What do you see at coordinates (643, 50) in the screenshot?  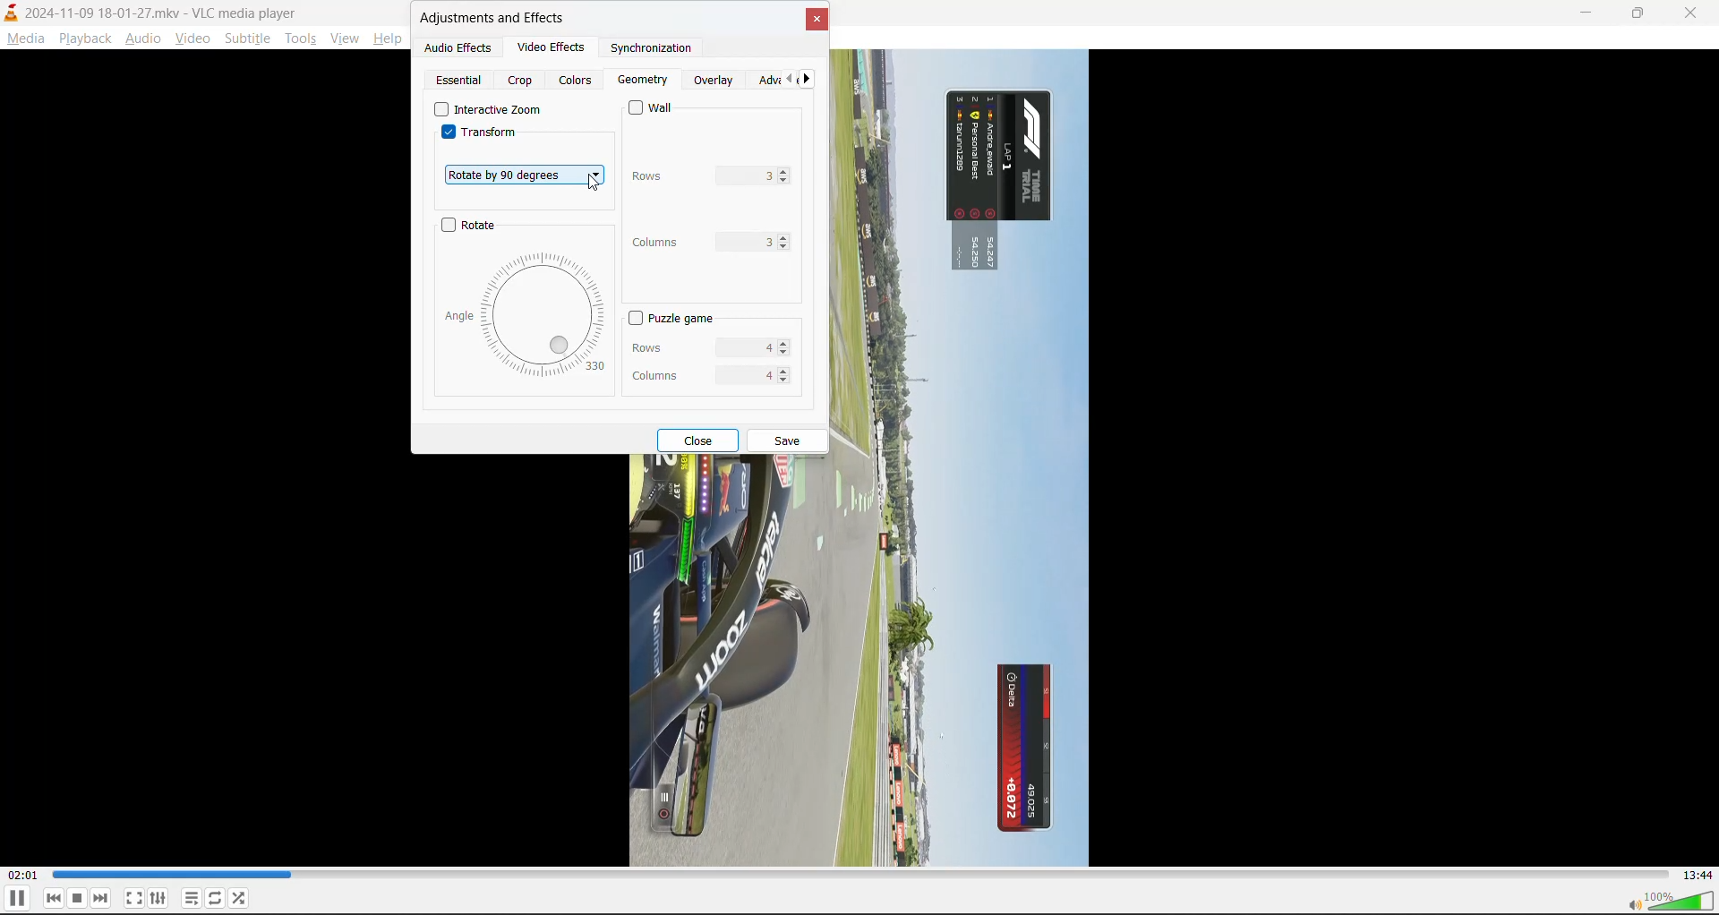 I see `synchronization` at bounding box center [643, 50].